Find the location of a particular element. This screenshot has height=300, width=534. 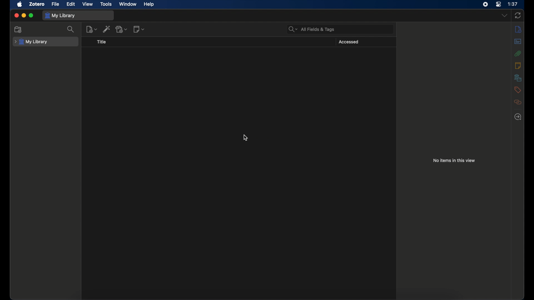

locate is located at coordinates (518, 117).